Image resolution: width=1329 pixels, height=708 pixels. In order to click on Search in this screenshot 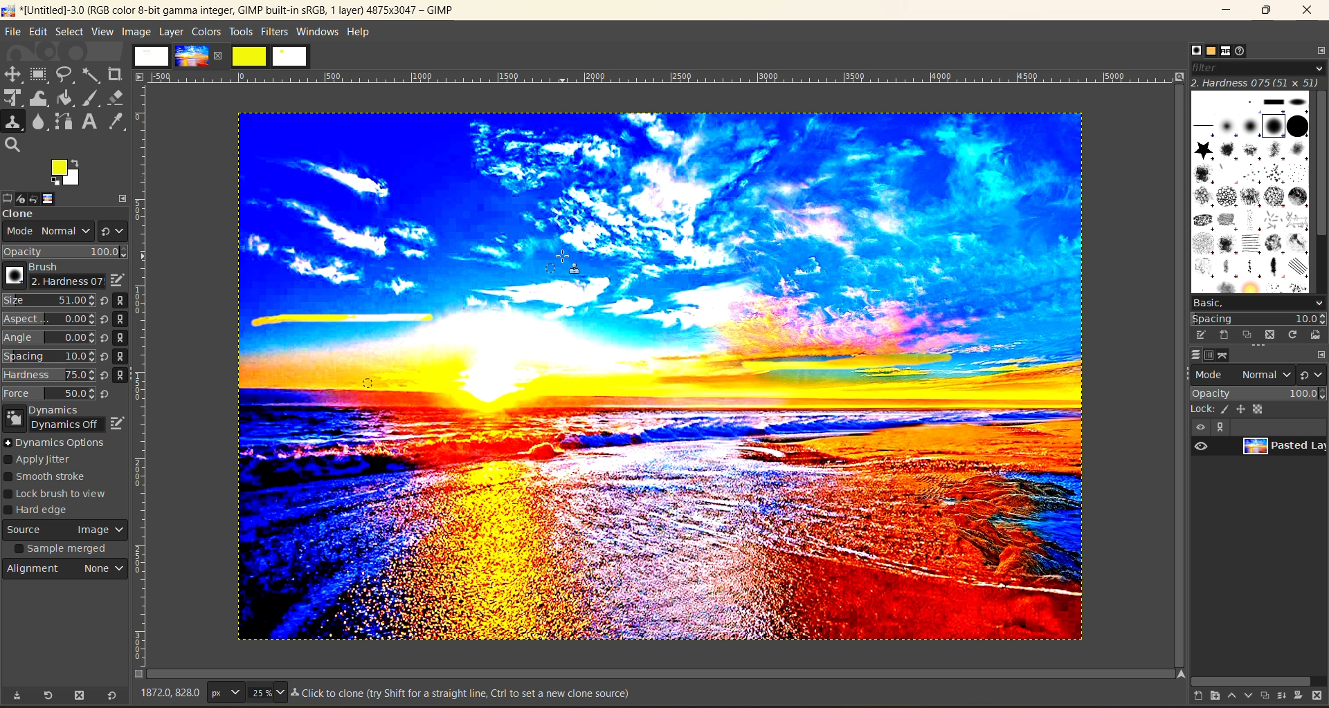, I will do `click(13, 145)`.